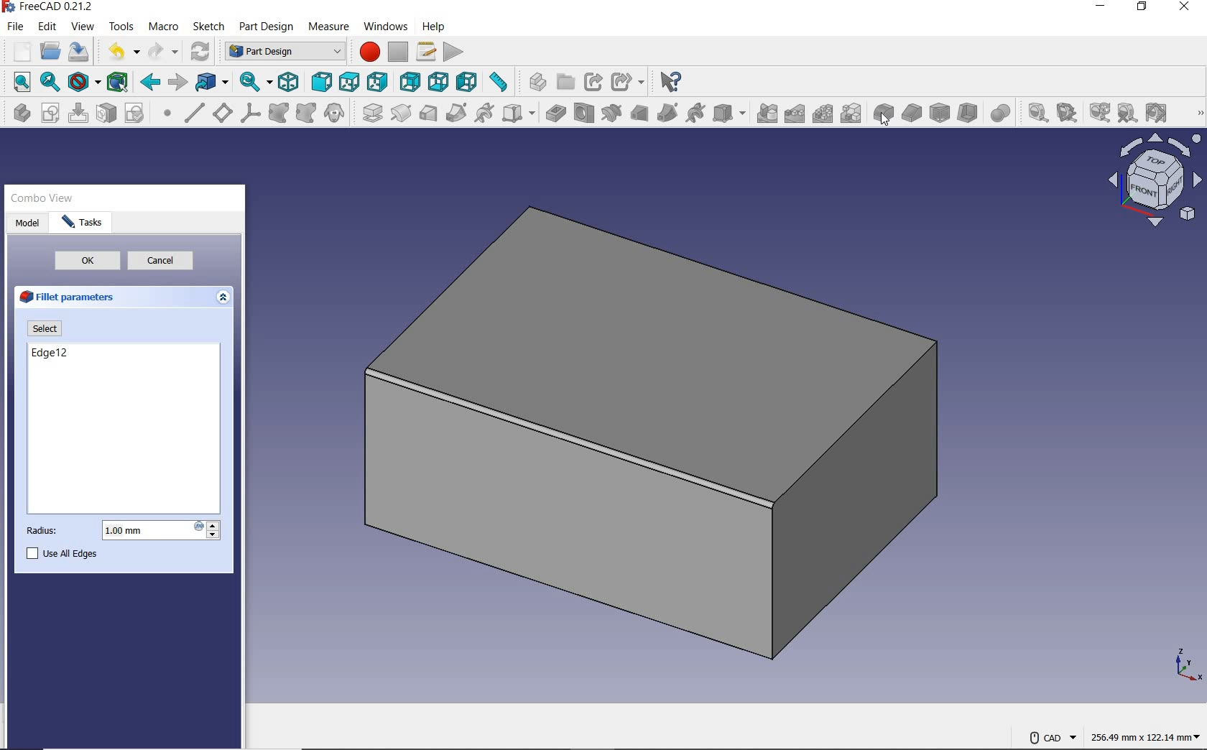 The image size is (1207, 750). What do you see at coordinates (793, 113) in the screenshot?
I see `linearpattern` at bounding box center [793, 113].